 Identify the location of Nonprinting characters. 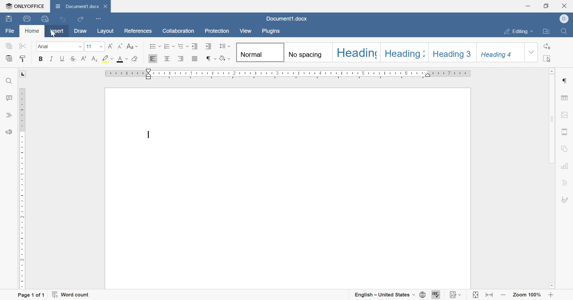
(209, 59).